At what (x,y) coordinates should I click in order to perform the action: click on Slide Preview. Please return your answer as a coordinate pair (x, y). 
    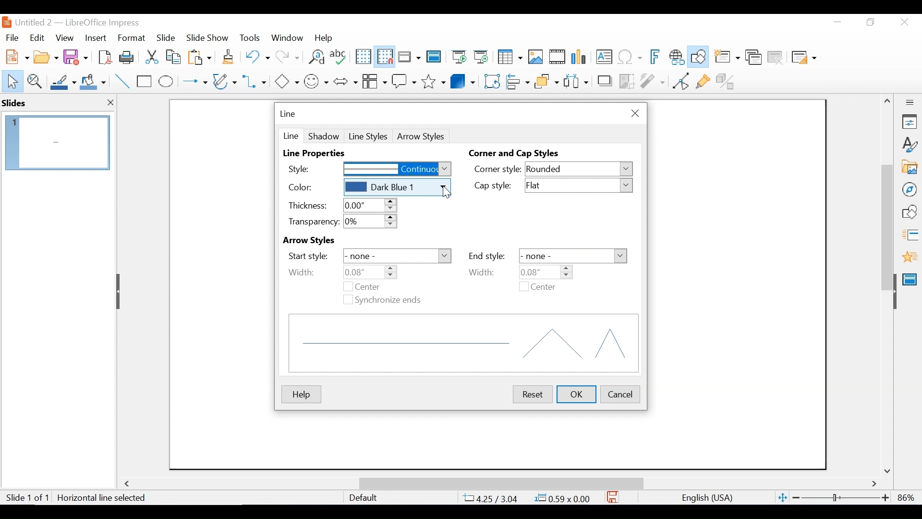
    Looking at the image, I should click on (56, 142).